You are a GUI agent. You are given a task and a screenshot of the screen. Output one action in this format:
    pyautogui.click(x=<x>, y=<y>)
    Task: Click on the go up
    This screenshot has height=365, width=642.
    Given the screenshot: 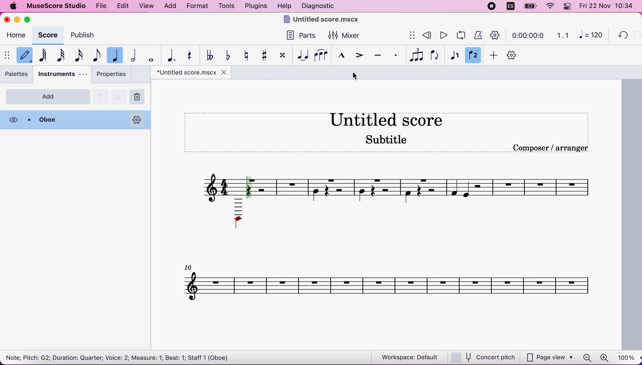 What is the action you would take?
    pyautogui.click(x=101, y=96)
    